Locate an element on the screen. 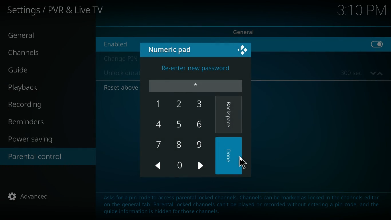 Image resolution: width=391 pixels, height=220 pixels. channels is located at coordinates (29, 54).